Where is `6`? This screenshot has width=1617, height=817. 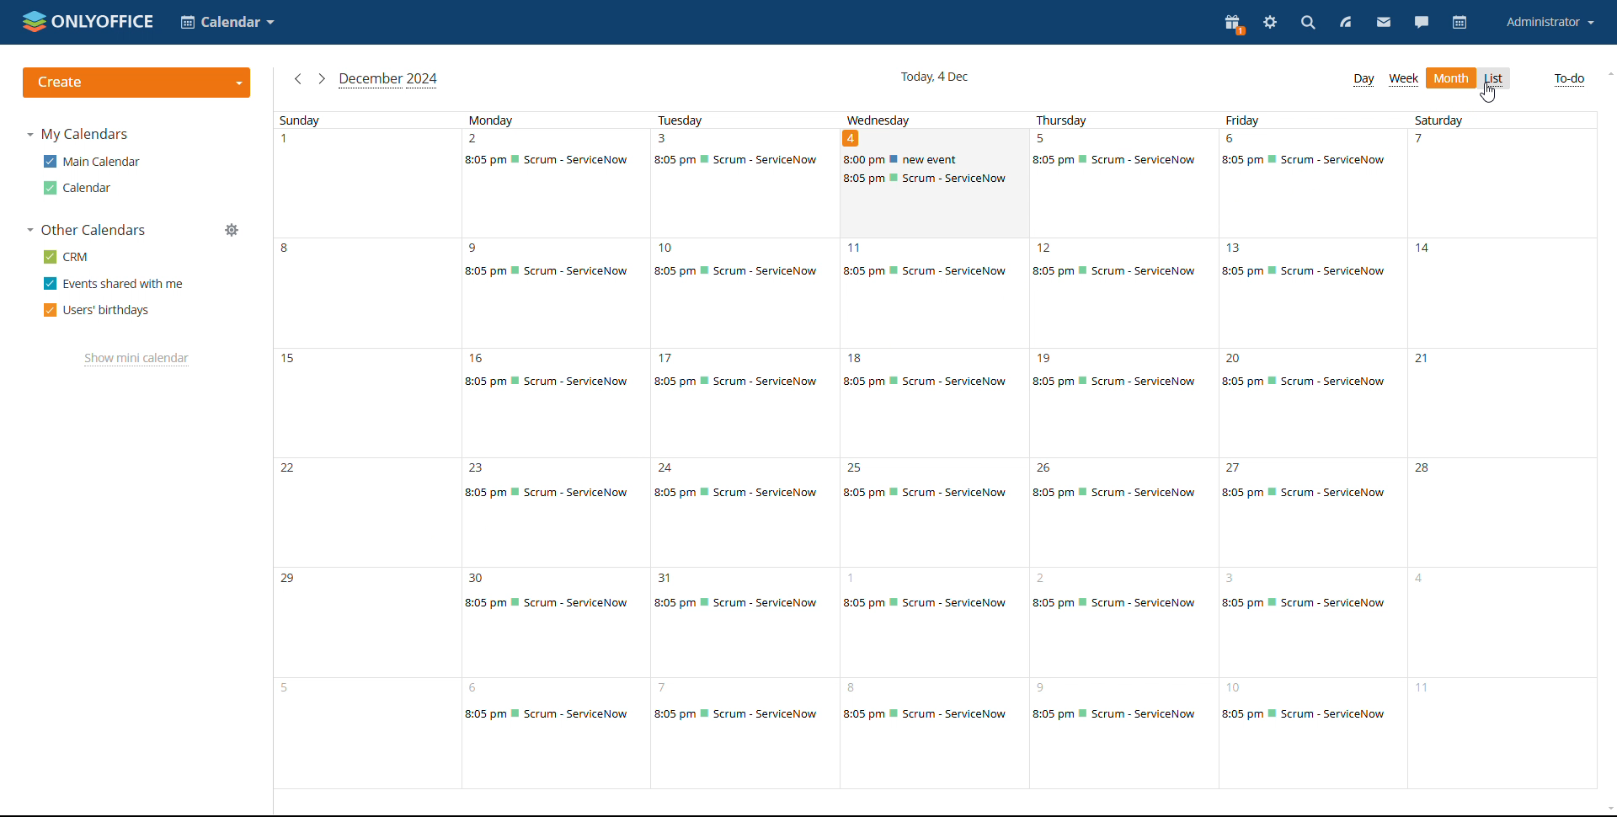 6 is located at coordinates (1231, 138).